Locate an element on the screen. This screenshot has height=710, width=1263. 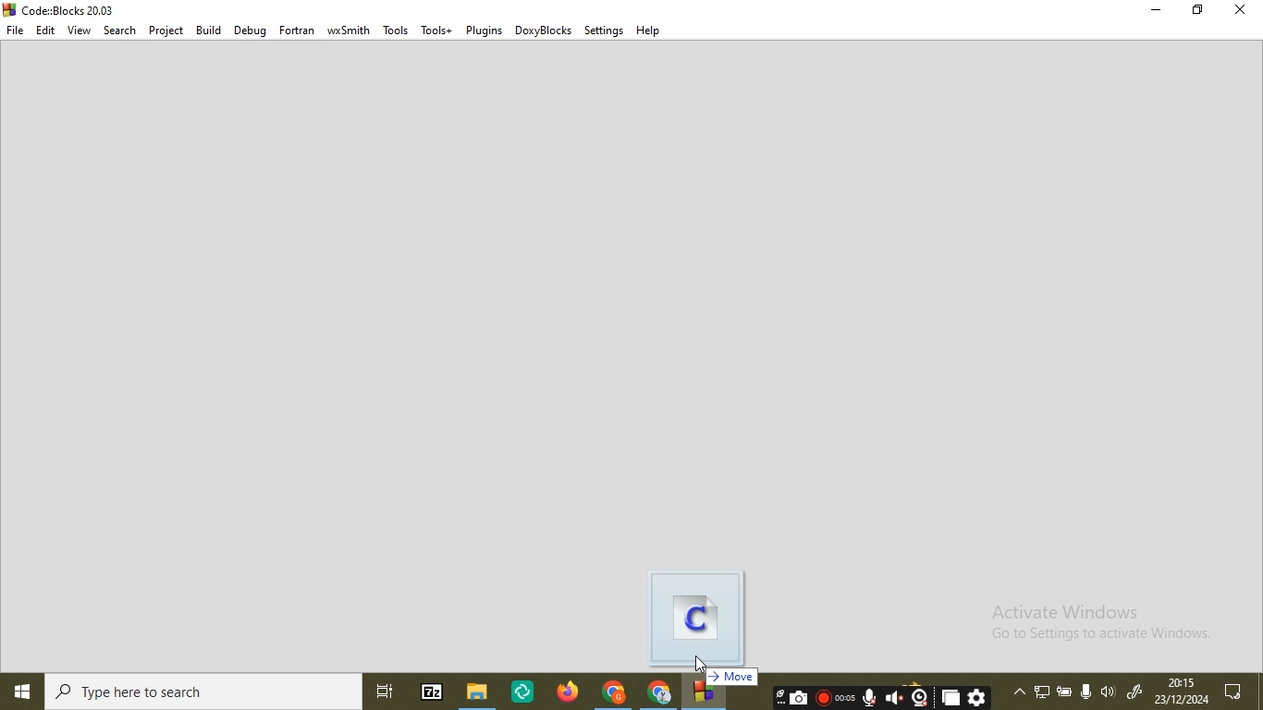
tools+ is located at coordinates (435, 29).